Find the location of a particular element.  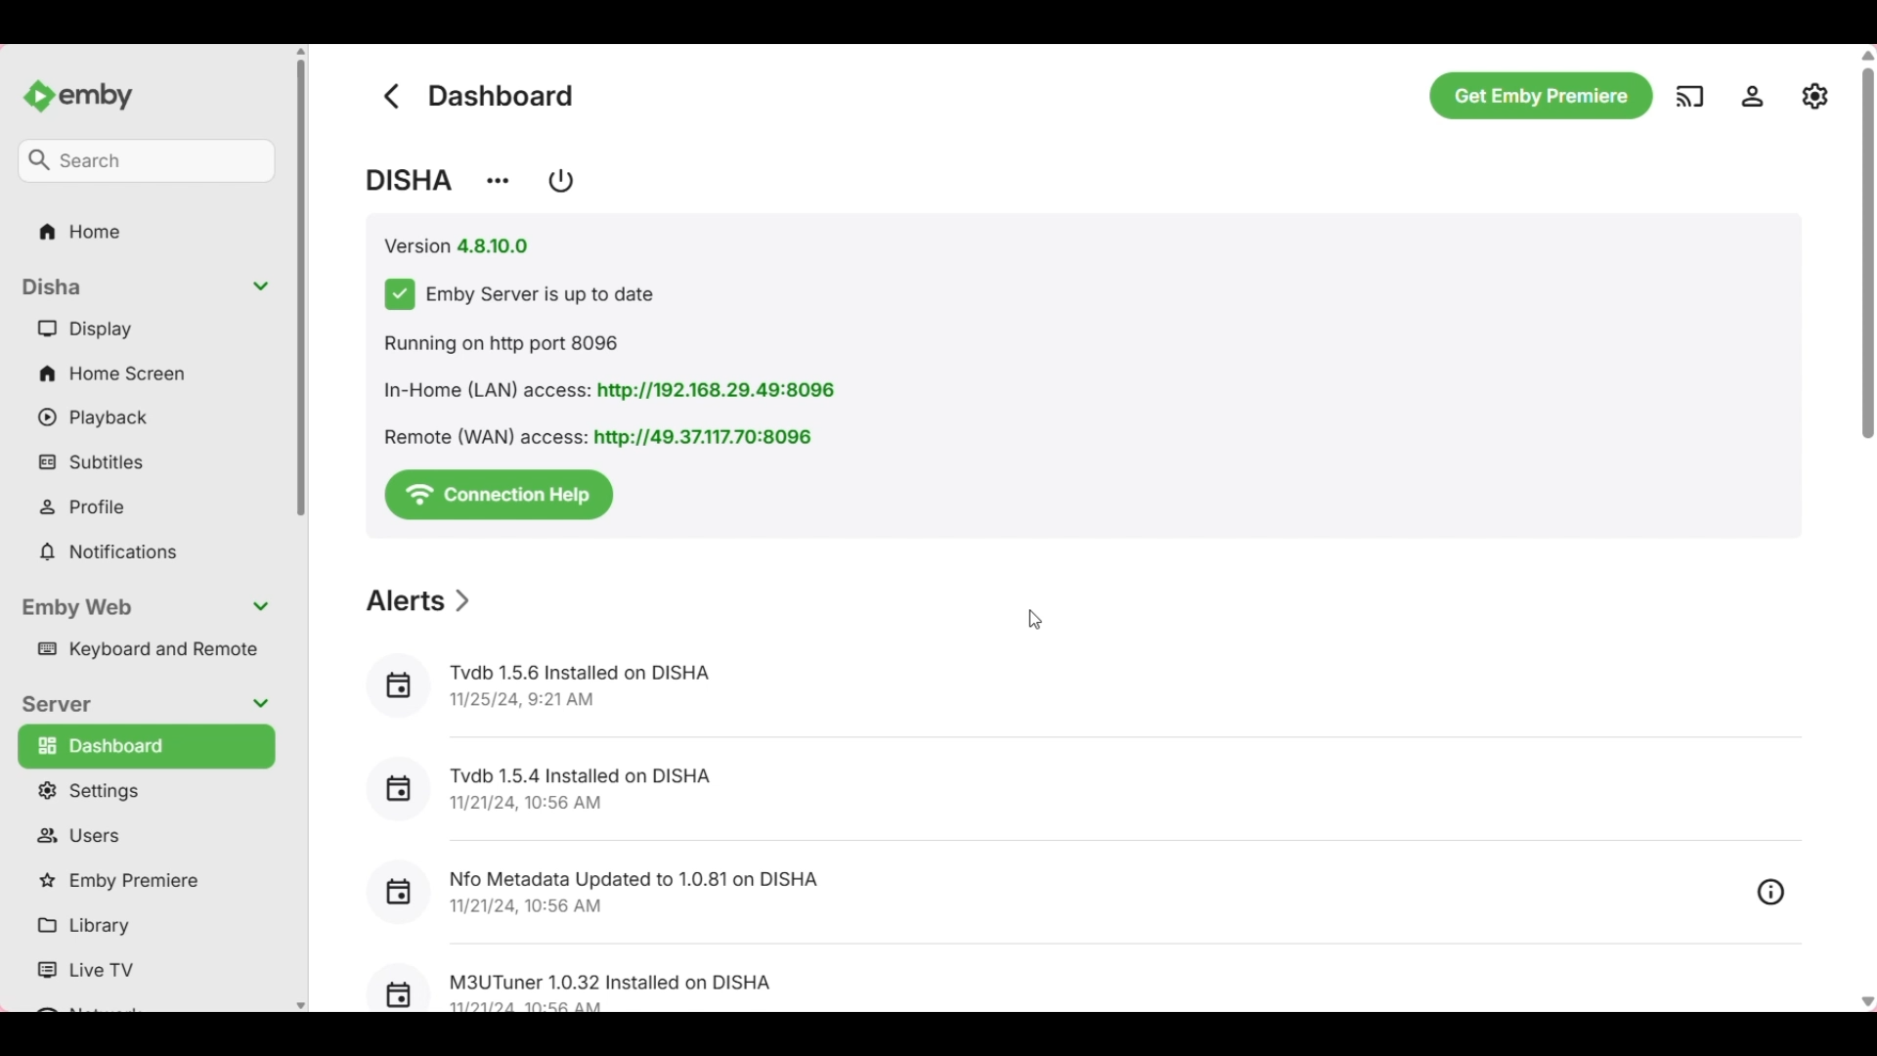

Recent alert is located at coordinates (1079, 689).